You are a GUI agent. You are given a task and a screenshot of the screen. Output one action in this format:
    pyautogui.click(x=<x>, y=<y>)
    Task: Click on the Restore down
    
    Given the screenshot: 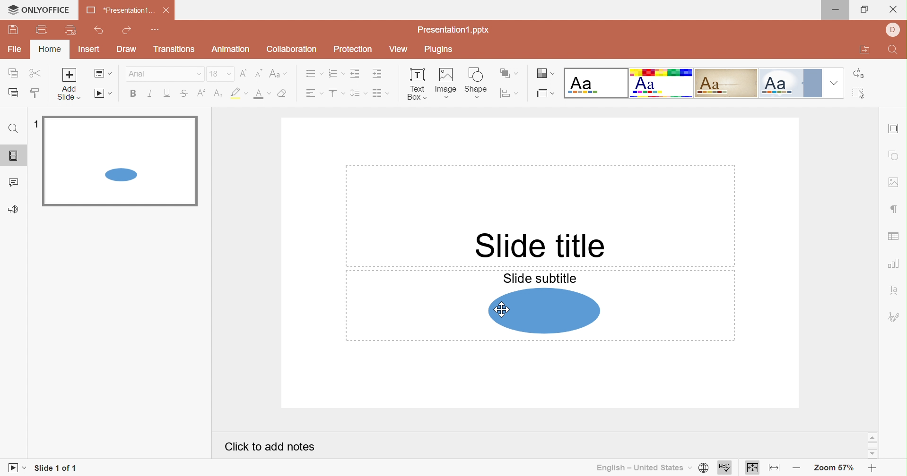 What is the action you would take?
    pyautogui.click(x=863, y=10)
    